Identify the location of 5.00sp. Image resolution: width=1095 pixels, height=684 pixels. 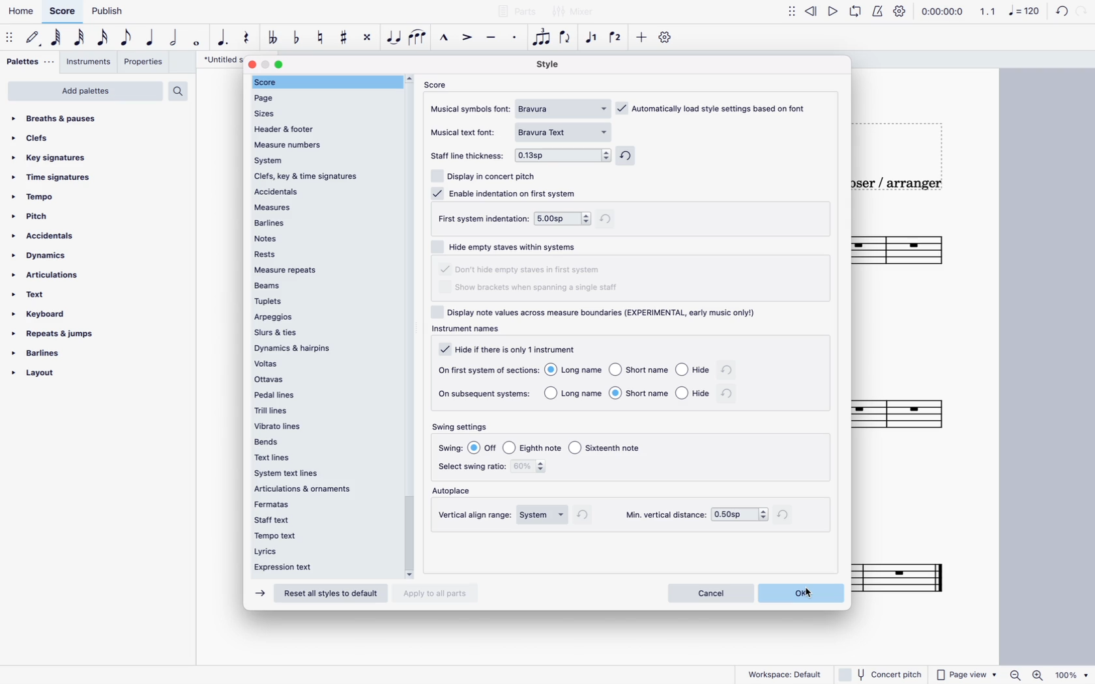
(571, 218).